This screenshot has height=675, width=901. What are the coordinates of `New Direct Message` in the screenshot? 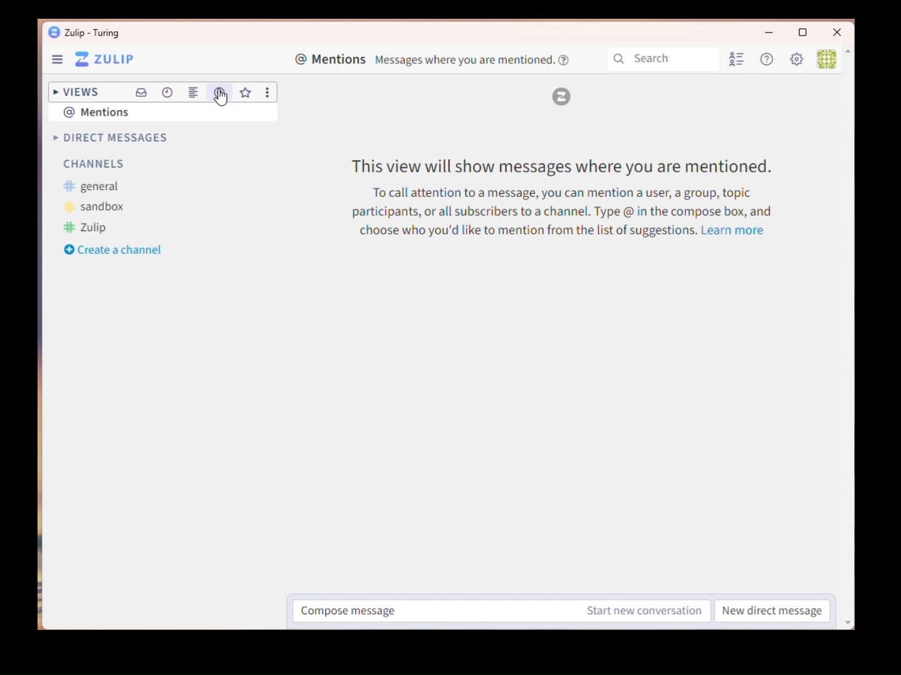 It's located at (773, 612).